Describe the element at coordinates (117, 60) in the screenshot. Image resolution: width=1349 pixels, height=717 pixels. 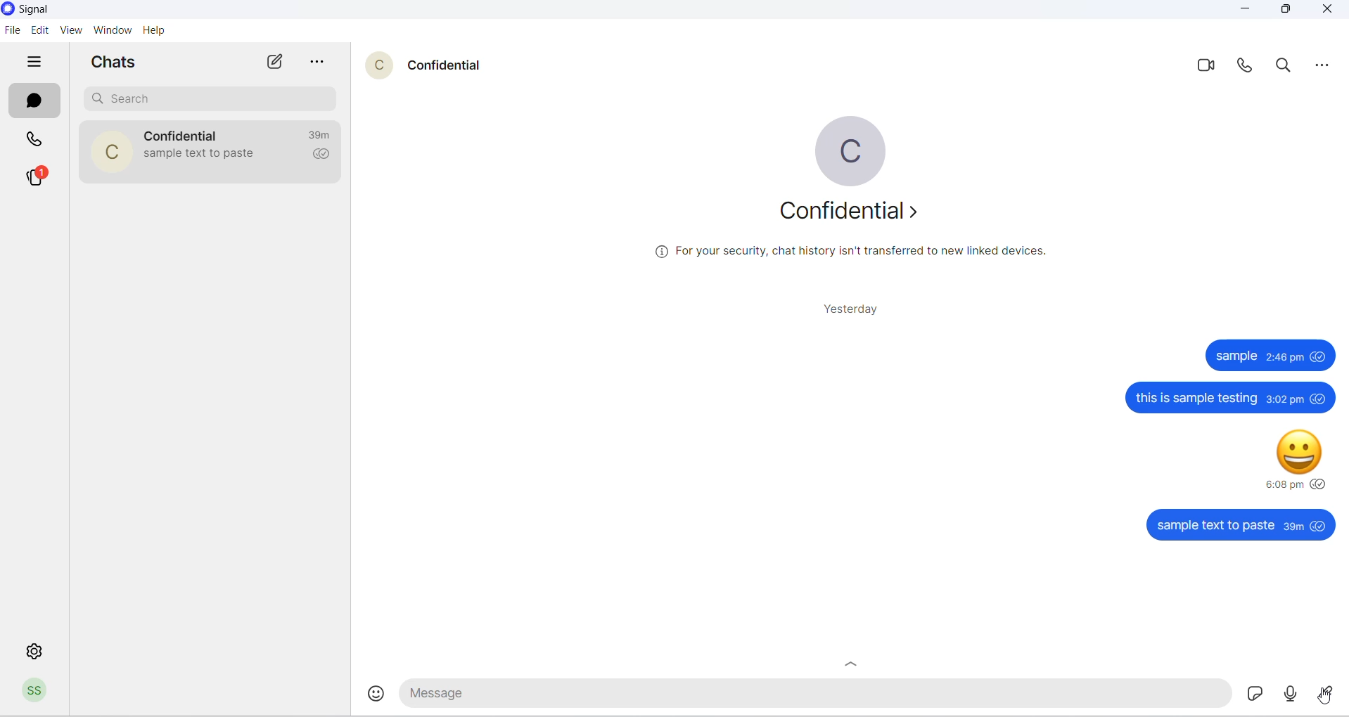
I see `chats heading` at that location.